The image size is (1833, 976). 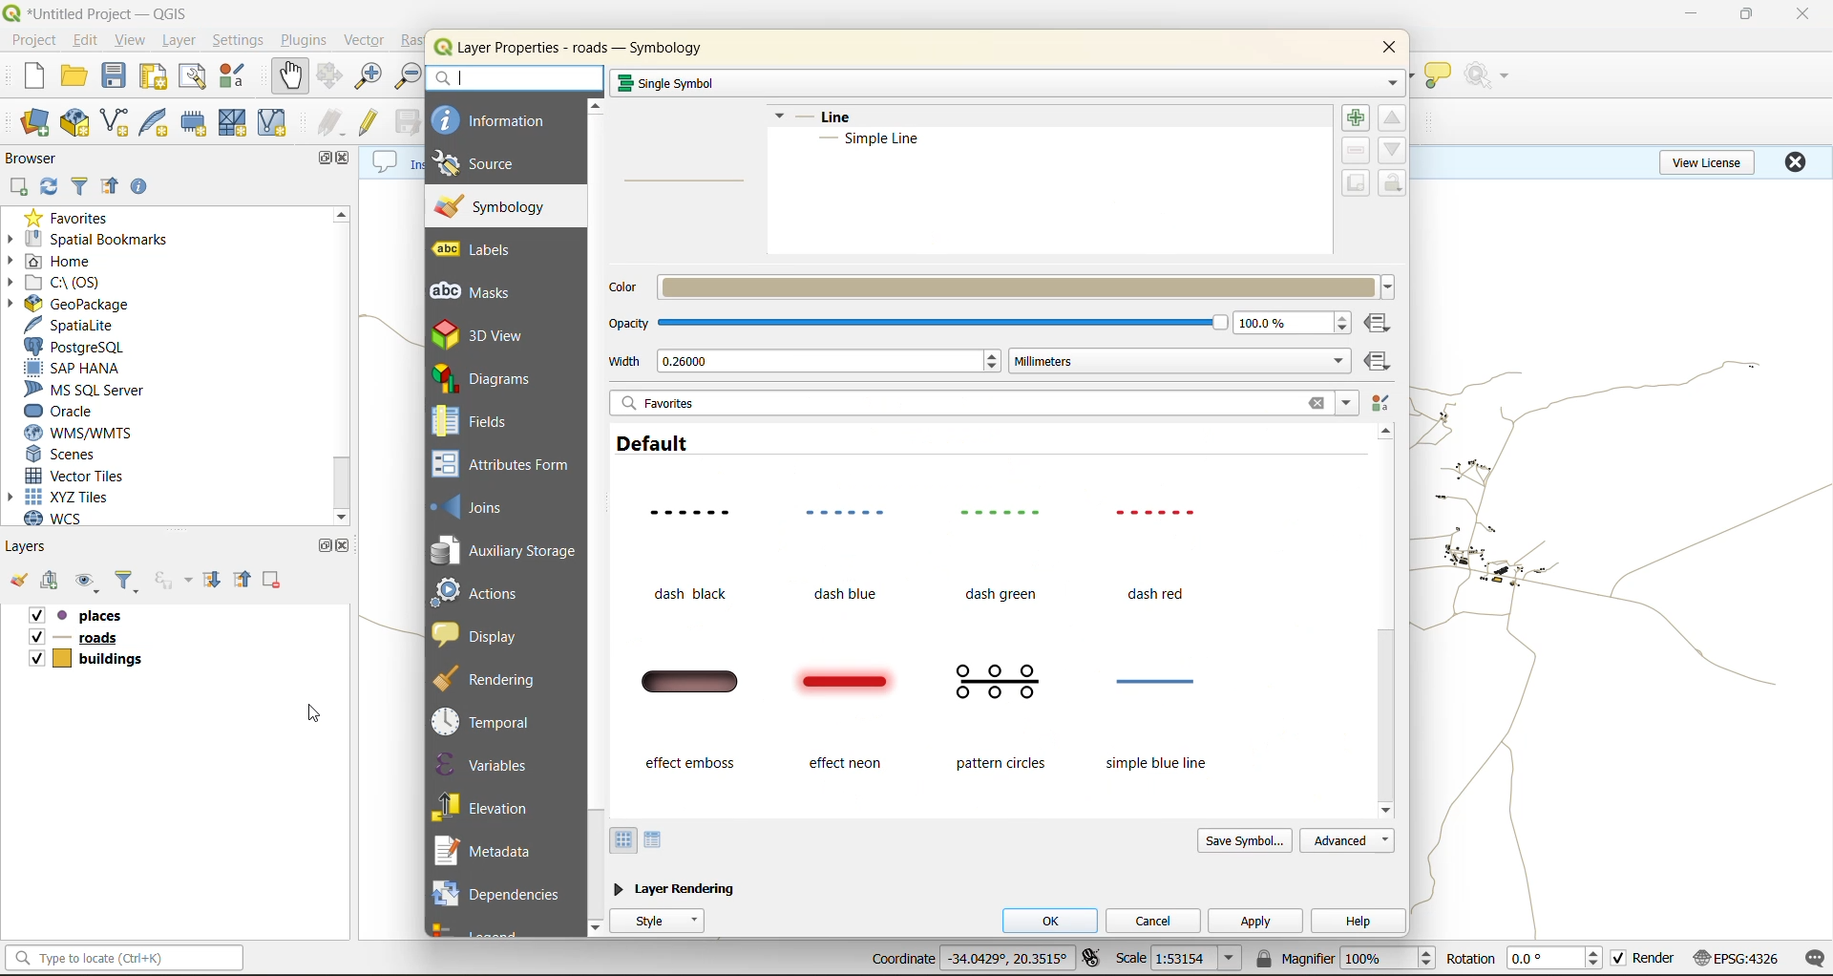 I want to click on view license, so click(x=1702, y=160).